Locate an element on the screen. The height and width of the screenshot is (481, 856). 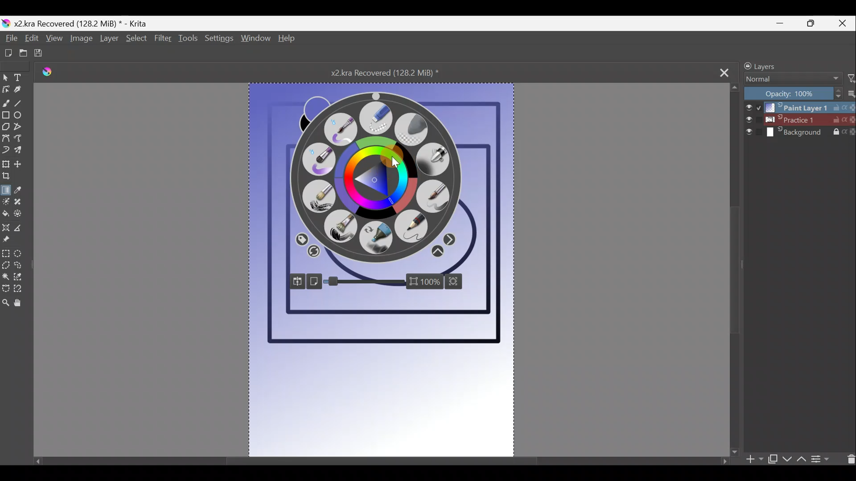
Line tool is located at coordinates (20, 105).